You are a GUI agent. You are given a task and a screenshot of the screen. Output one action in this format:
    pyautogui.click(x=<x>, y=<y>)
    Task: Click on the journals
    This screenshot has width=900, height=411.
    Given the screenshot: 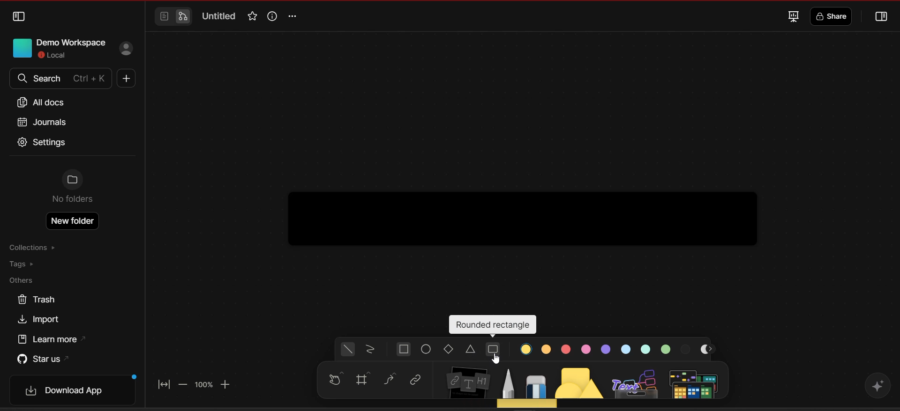 What is the action you would take?
    pyautogui.click(x=41, y=122)
    